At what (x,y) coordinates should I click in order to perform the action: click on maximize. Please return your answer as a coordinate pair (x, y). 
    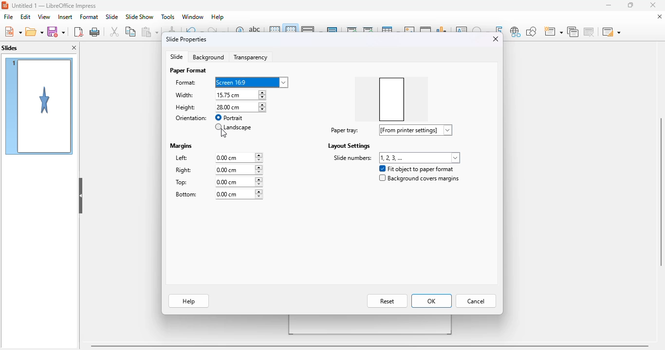
    Looking at the image, I should click on (631, 5).